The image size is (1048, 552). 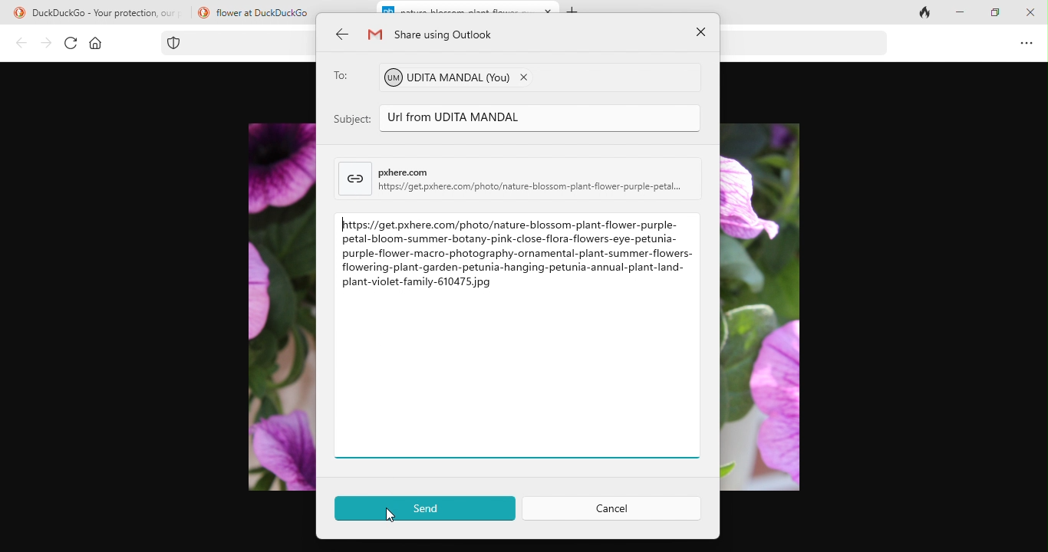 I want to click on close tab and clear data, so click(x=918, y=15).